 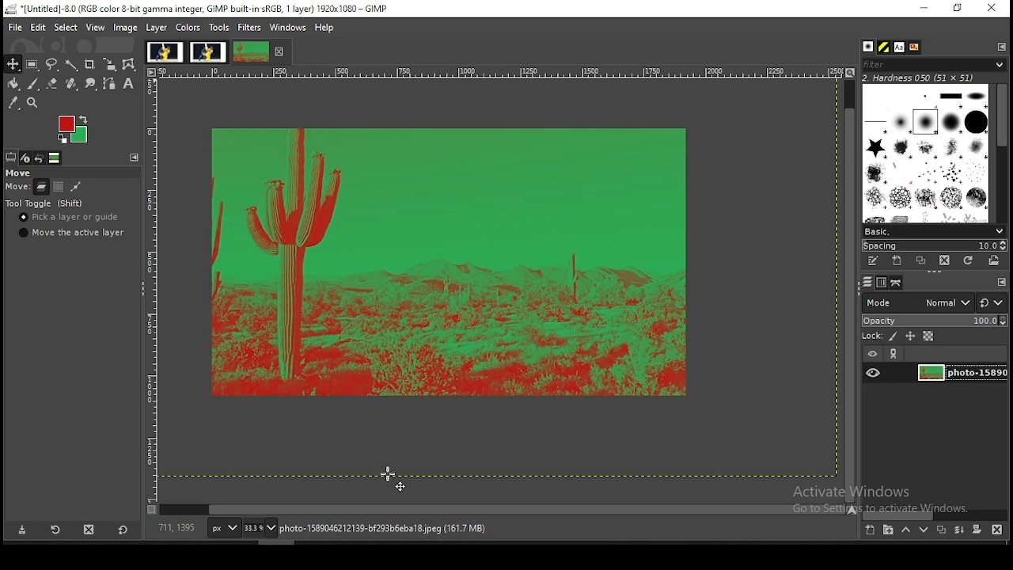 I want to click on , so click(x=399, y=528).